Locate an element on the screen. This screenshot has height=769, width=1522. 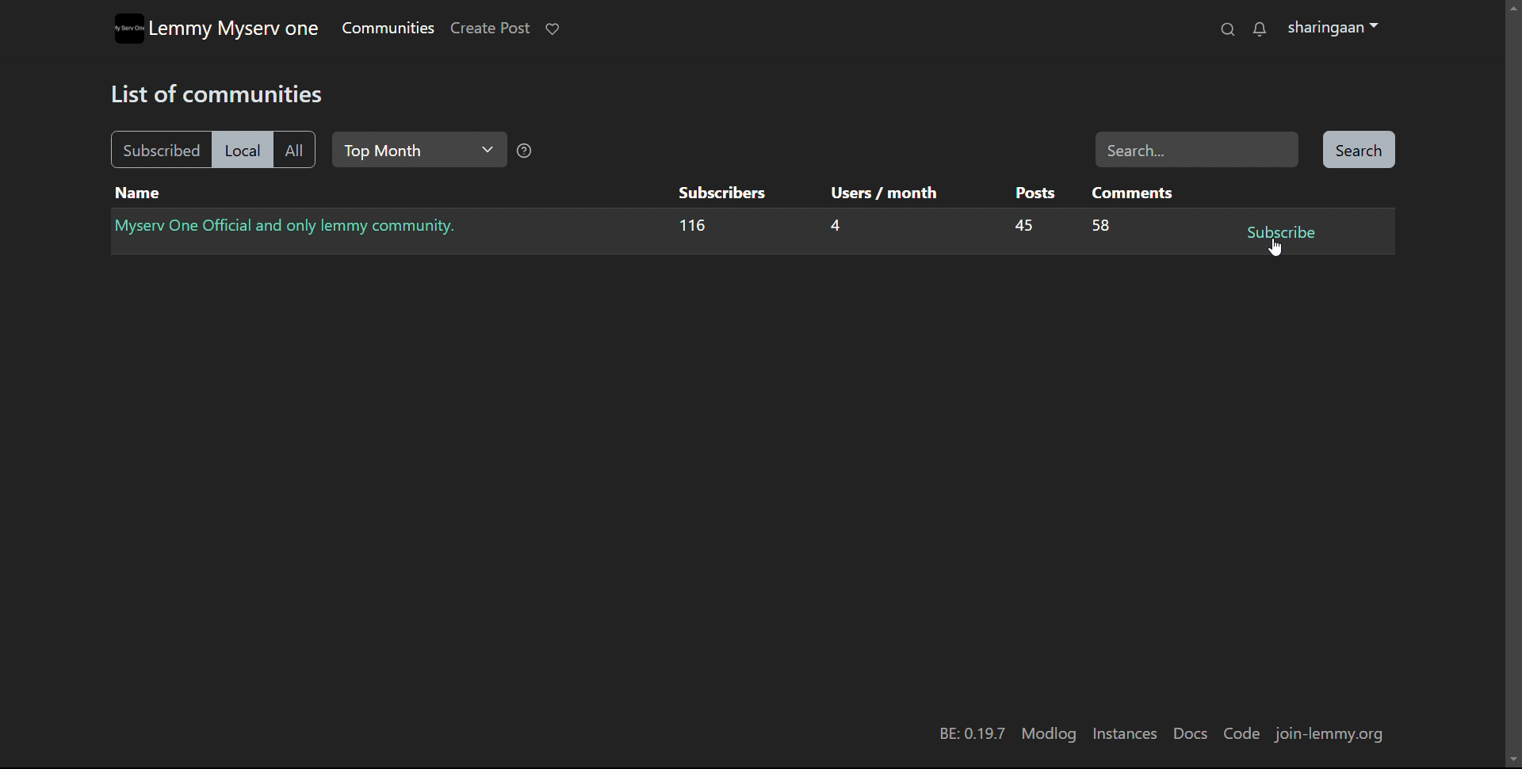
instances is located at coordinates (1125, 734).